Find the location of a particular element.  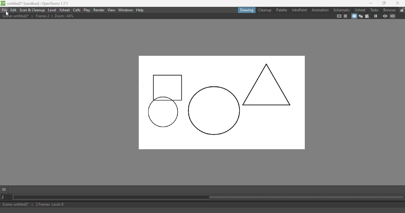

Scene: untitled2* :: Frame: 2 i: Zoom: 44% is located at coordinates (38, 16).